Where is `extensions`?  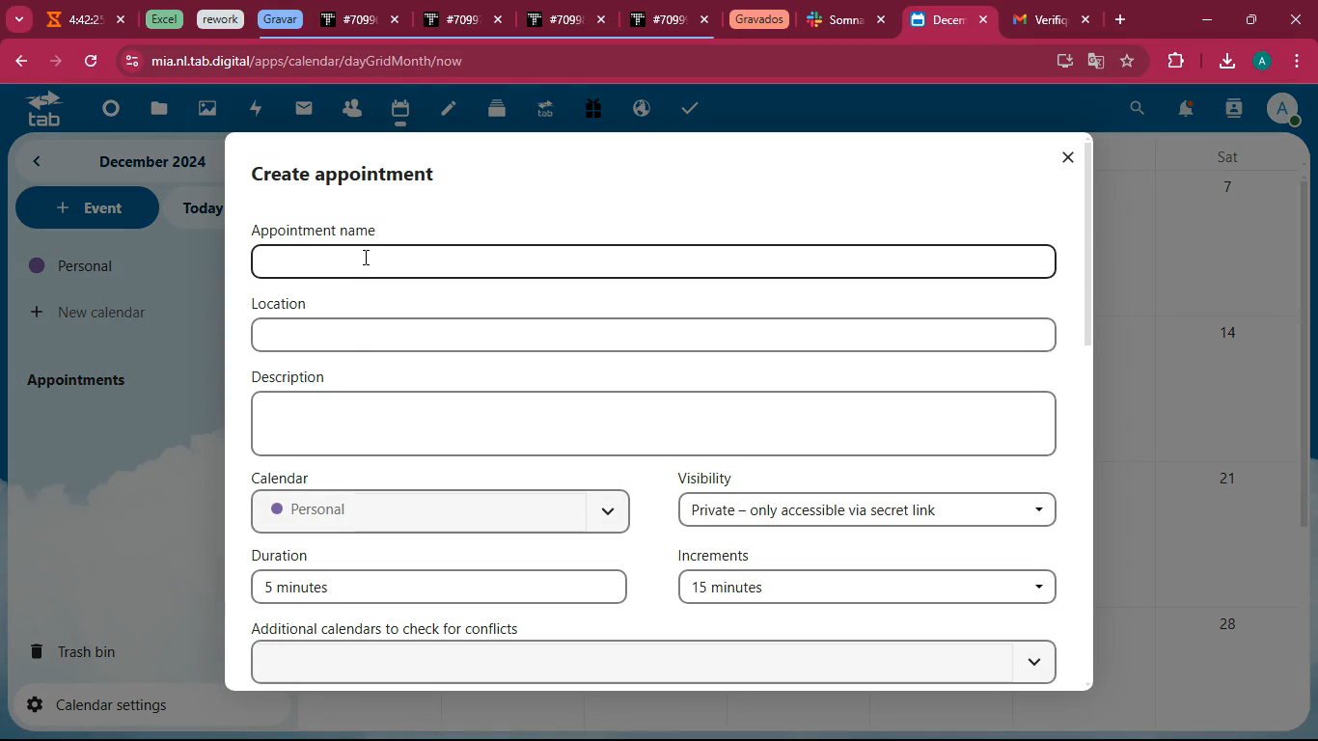
extensions is located at coordinates (1172, 62).